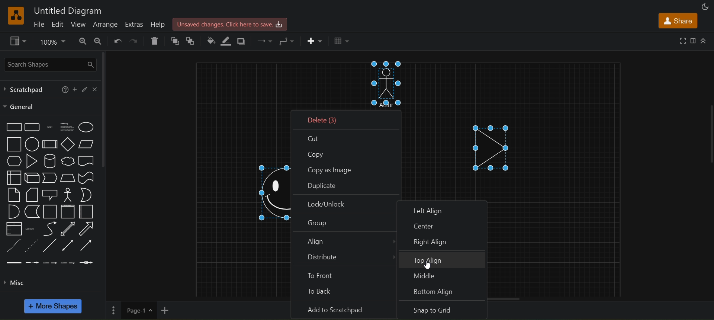  What do you see at coordinates (679, 20) in the screenshot?
I see `share` at bounding box center [679, 20].